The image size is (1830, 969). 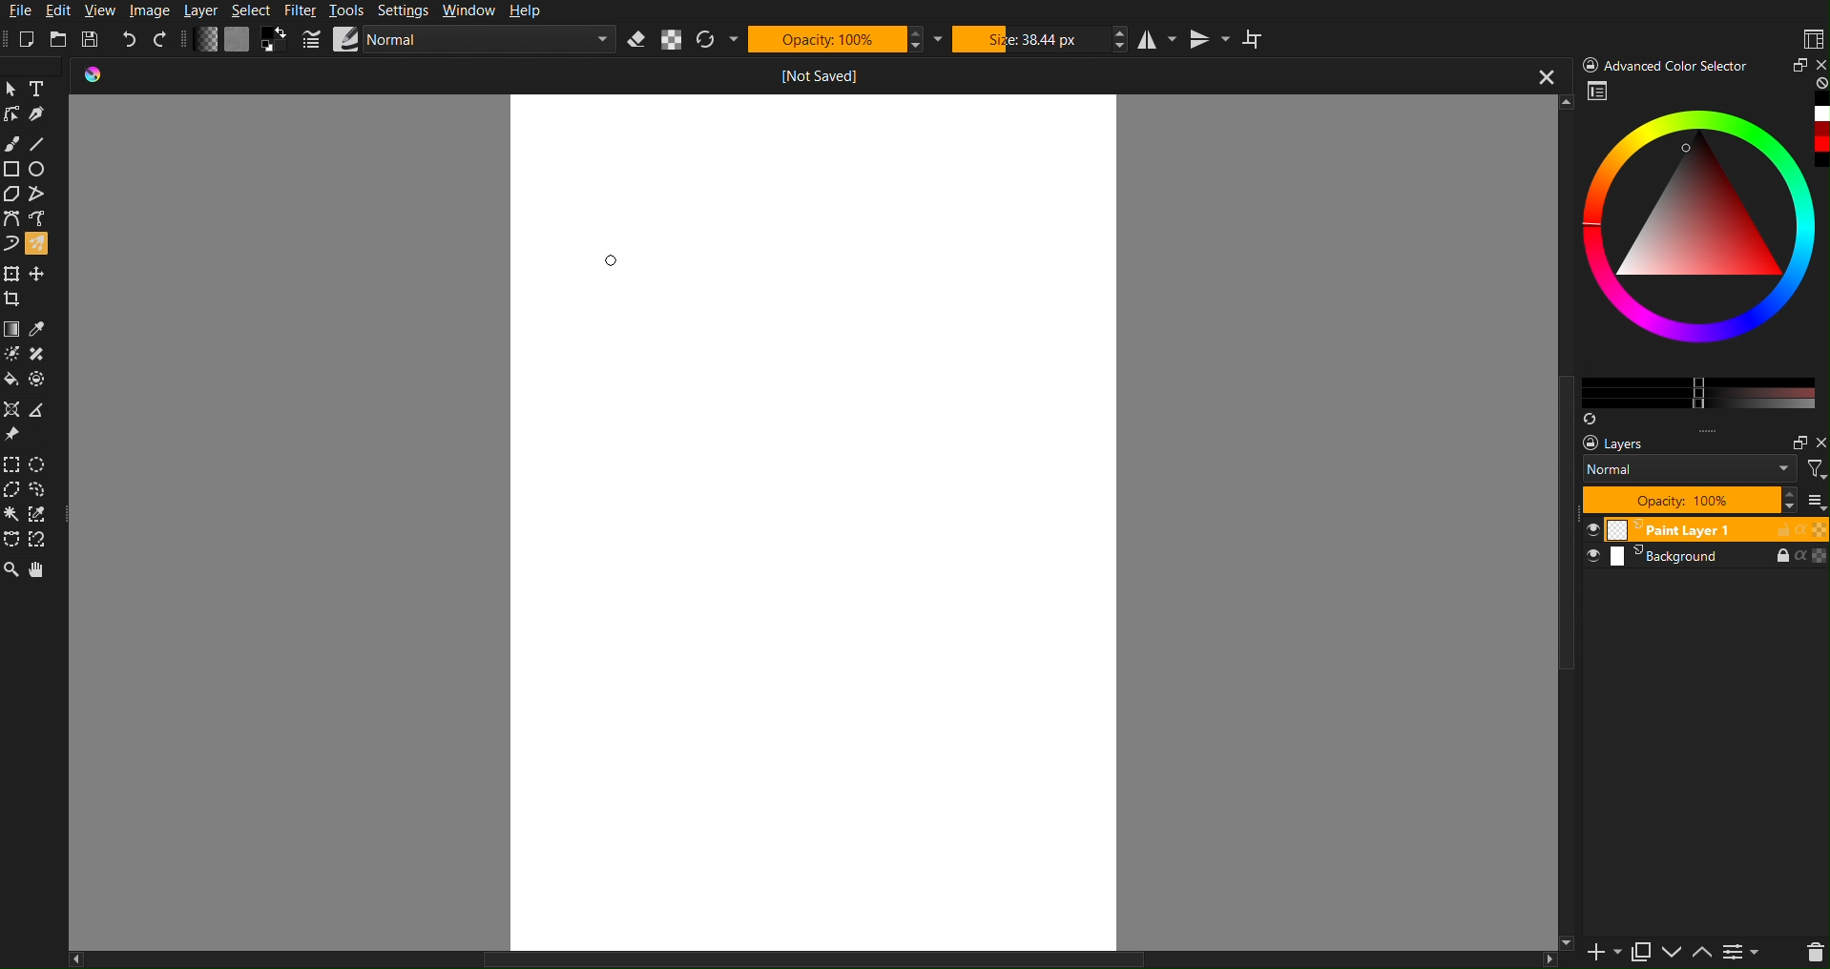 What do you see at coordinates (153, 11) in the screenshot?
I see `Image` at bounding box center [153, 11].